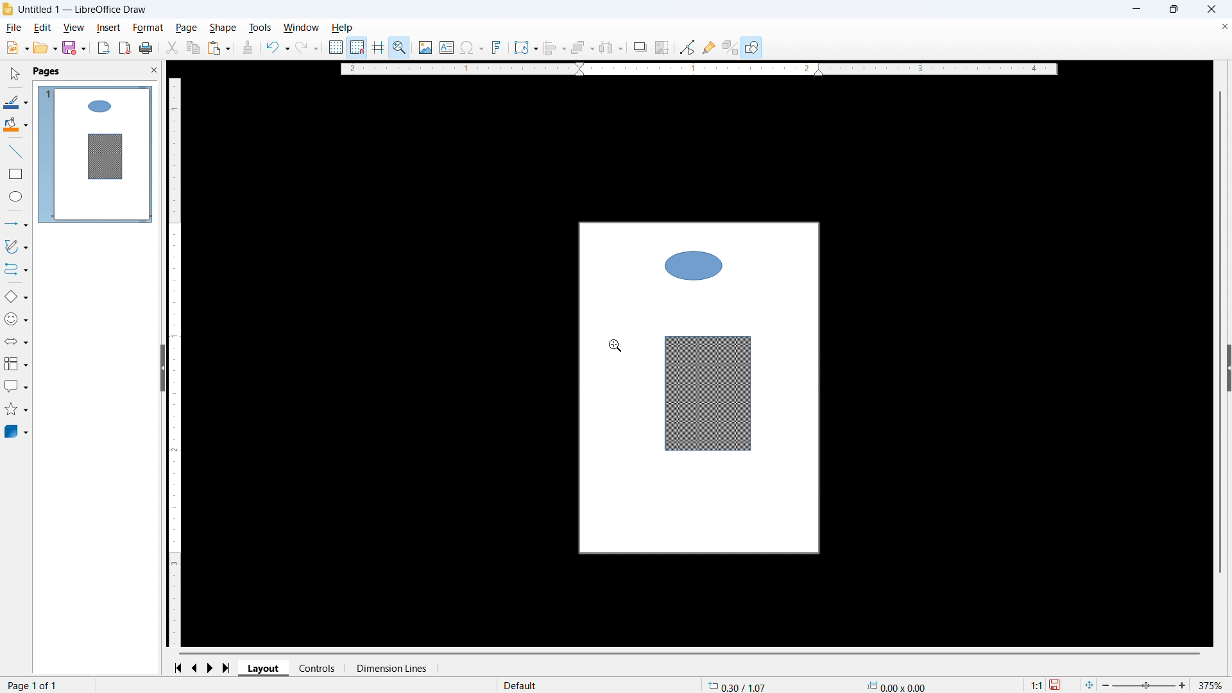 This screenshot has width=1232, height=693. I want to click on Cursor coordinates , so click(738, 685).